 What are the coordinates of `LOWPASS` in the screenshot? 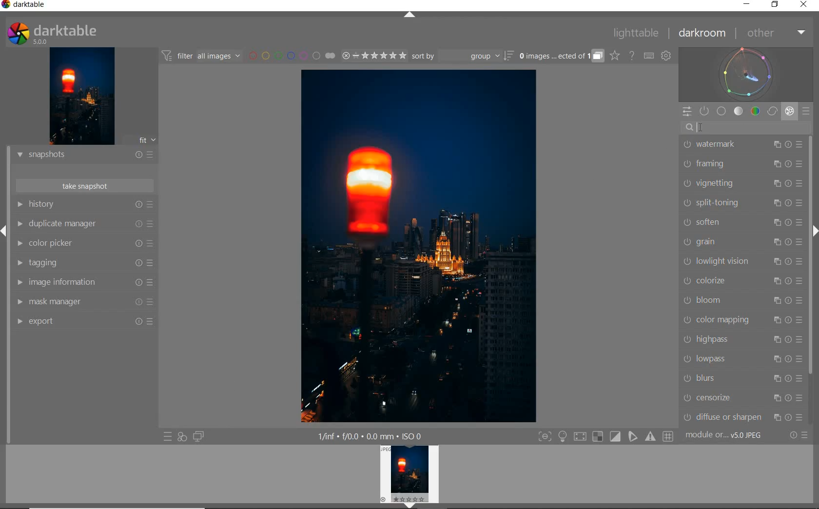 It's located at (714, 359).